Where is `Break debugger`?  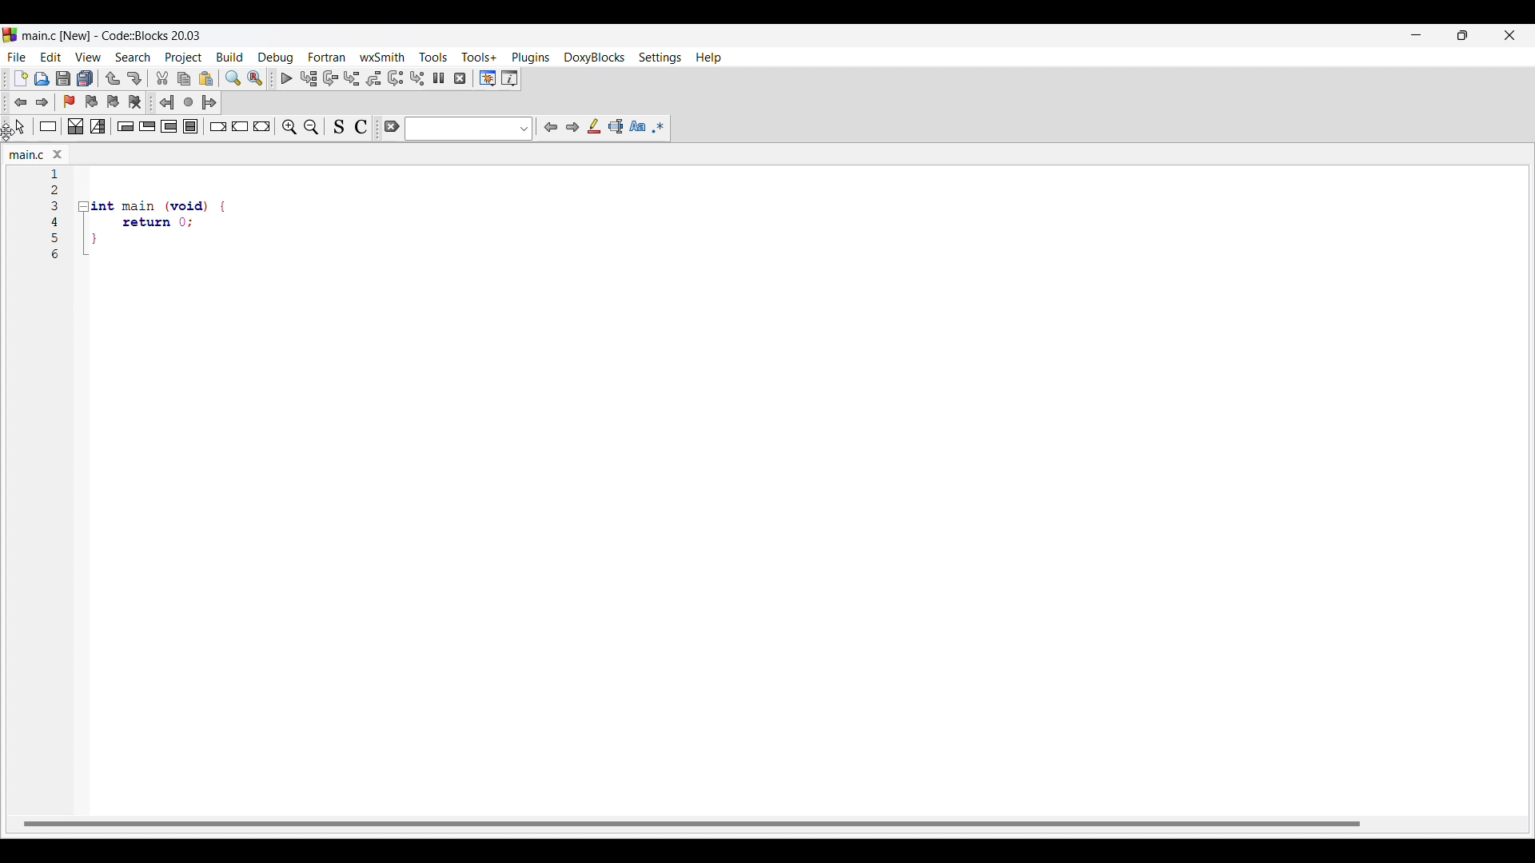
Break debugger is located at coordinates (439, 78).